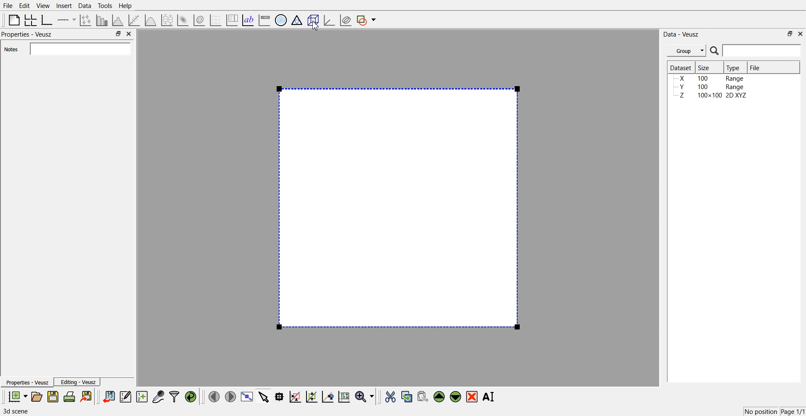 Image resolution: width=806 pixels, height=416 pixels. I want to click on Notes, so click(11, 50).